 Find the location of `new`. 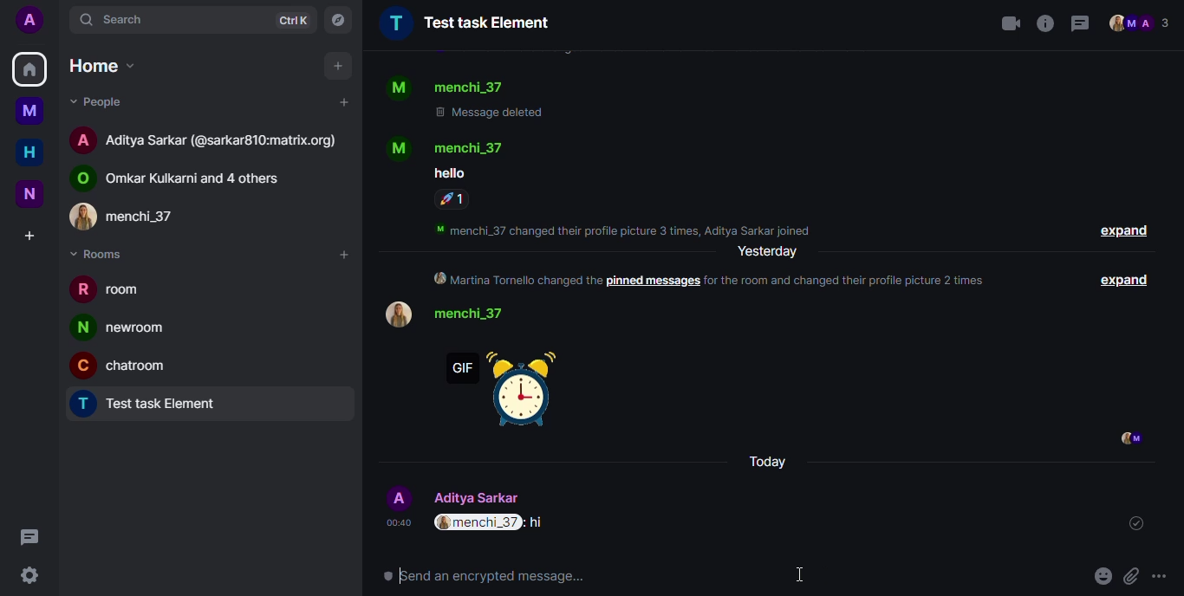

new is located at coordinates (30, 192).